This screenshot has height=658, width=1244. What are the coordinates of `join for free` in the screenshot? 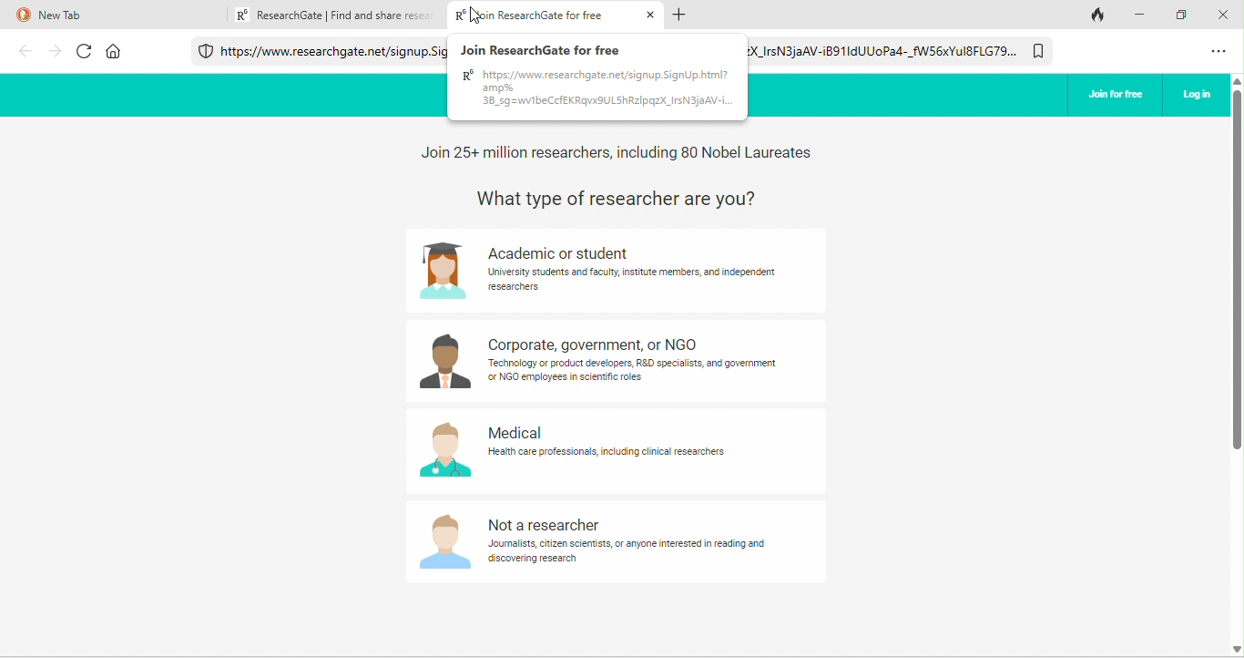 It's located at (1115, 91).